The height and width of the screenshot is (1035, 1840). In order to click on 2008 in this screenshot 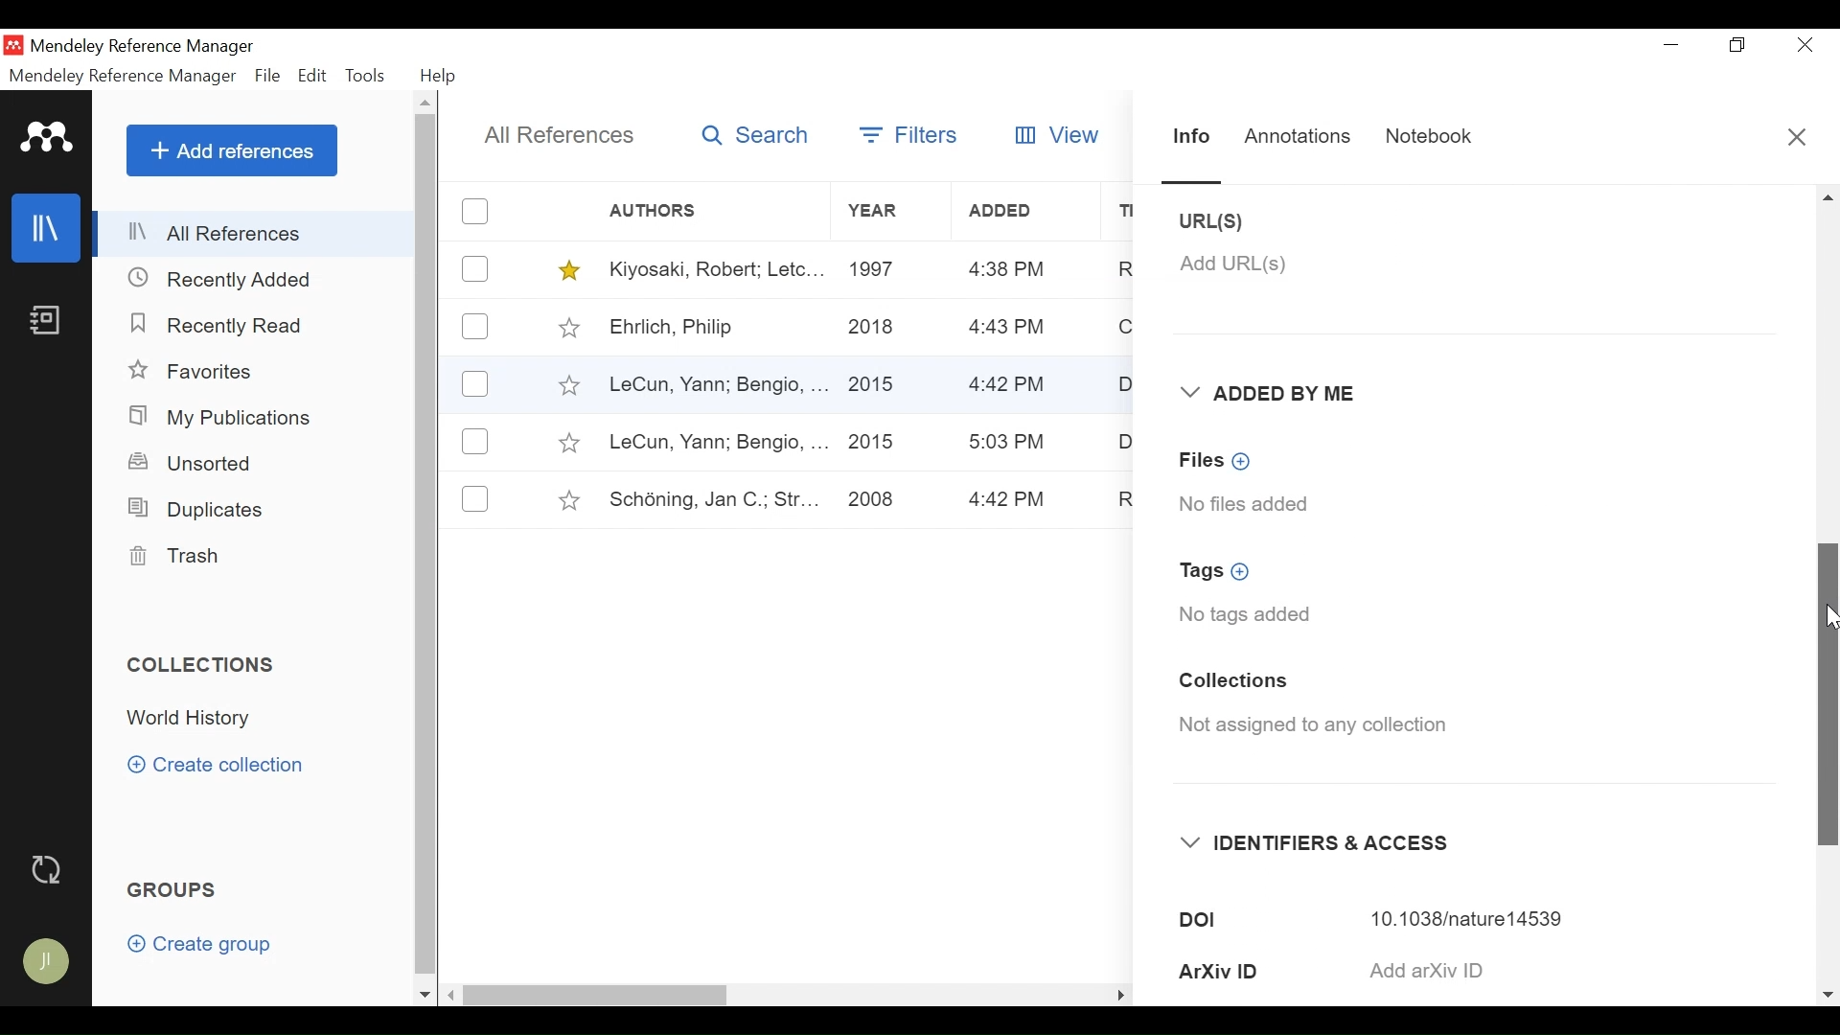, I will do `click(871, 501)`.